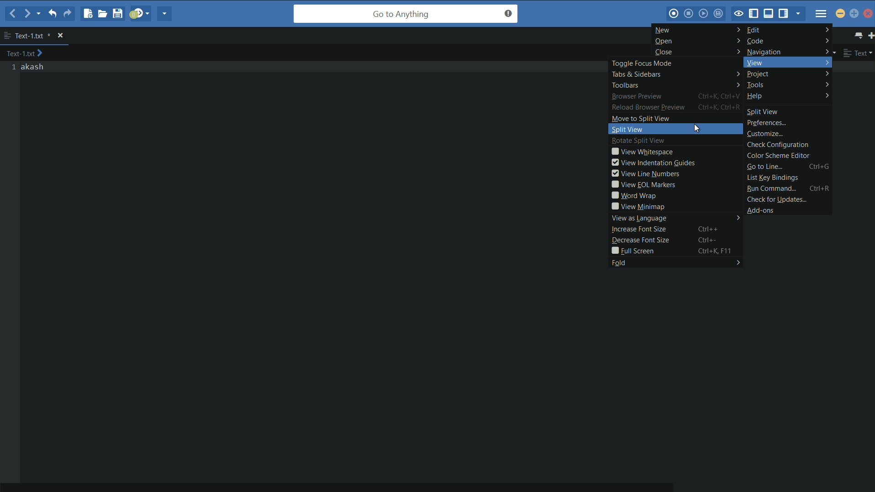 This screenshot has width=875, height=492. I want to click on text-1 file, so click(33, 36).